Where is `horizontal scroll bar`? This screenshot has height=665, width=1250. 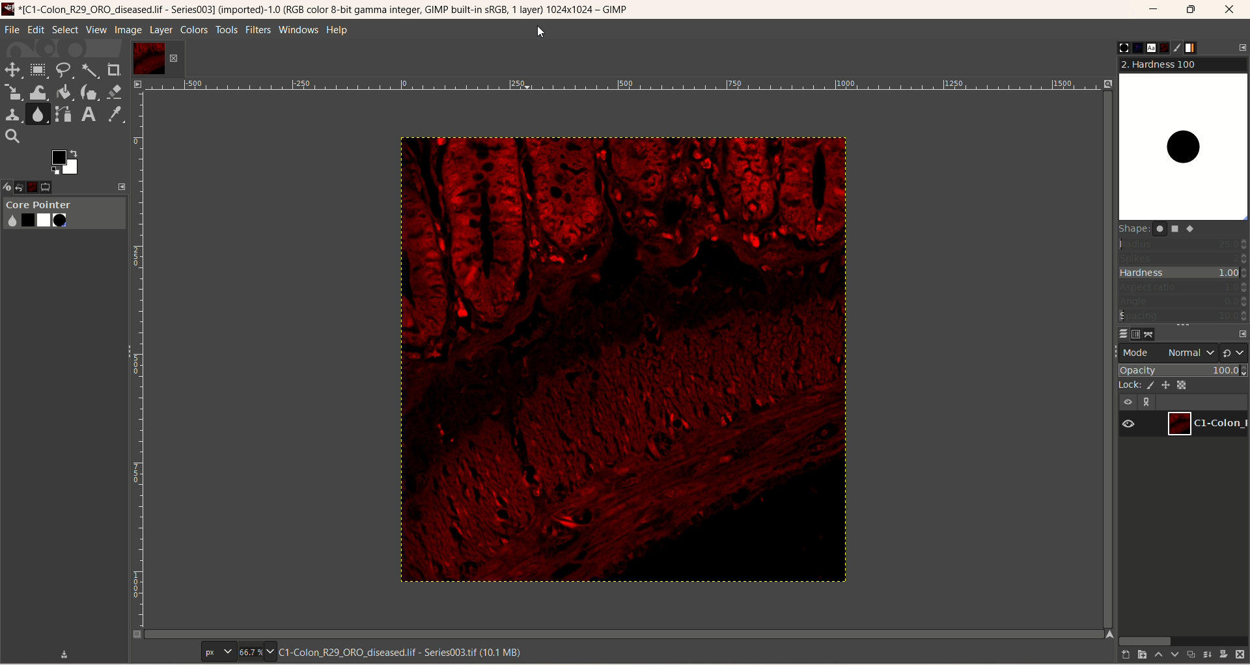 horizontal scroll bar is located at coordinates (1181, 640).